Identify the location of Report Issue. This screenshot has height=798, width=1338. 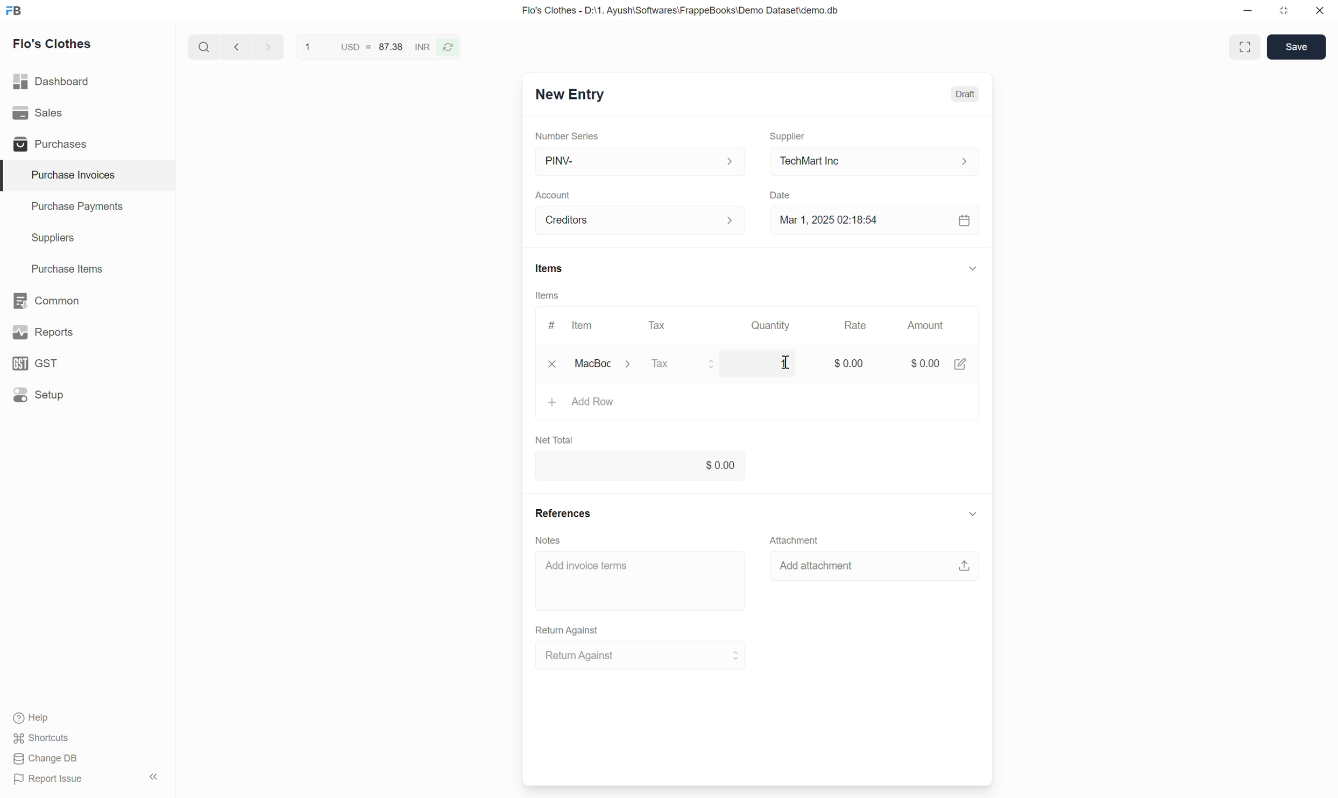
(49, 779).